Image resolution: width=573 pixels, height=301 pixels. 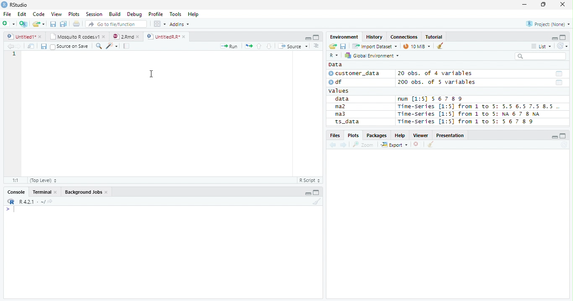 I want to click on Background jobs, so click(x=86, y=193).